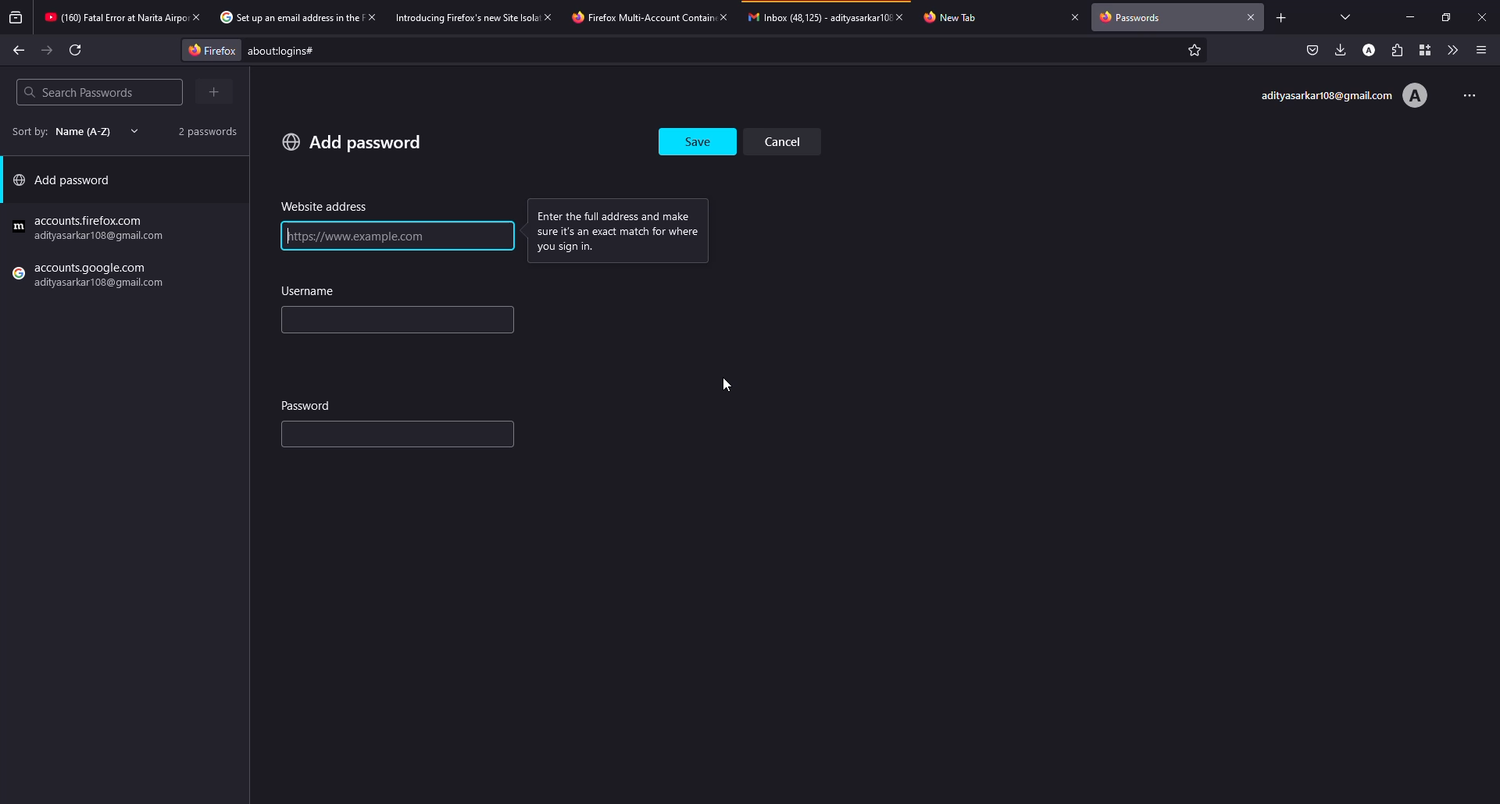  What do you see at coordinates (48, 51) in the screenshot?
I see `forward` at bounding box center [48, 51].